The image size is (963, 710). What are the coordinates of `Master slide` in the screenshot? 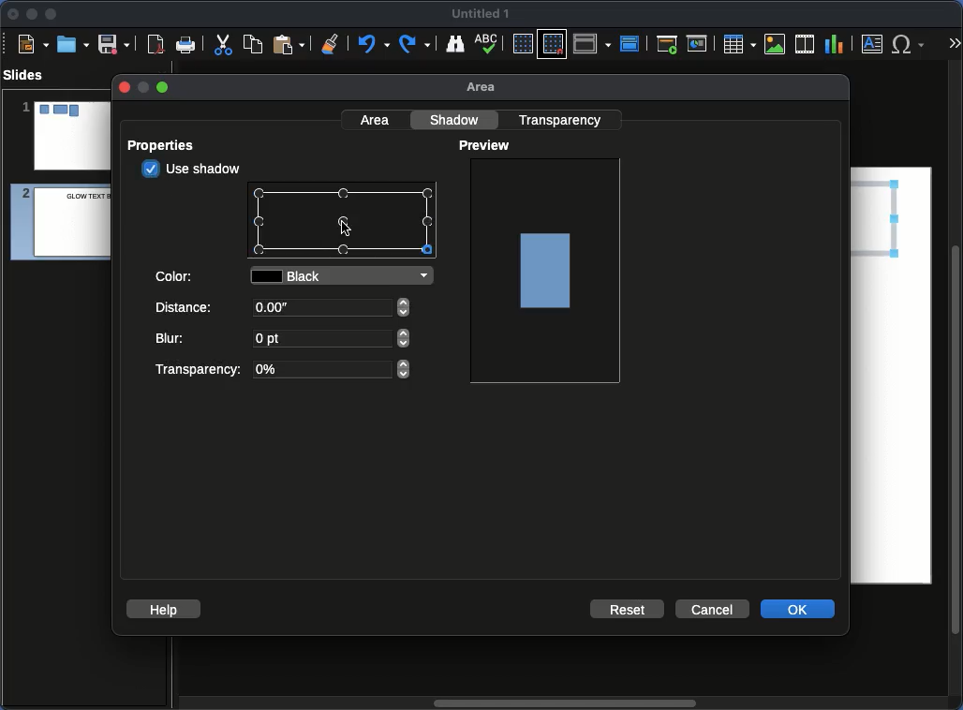 It's located at (632, 43).